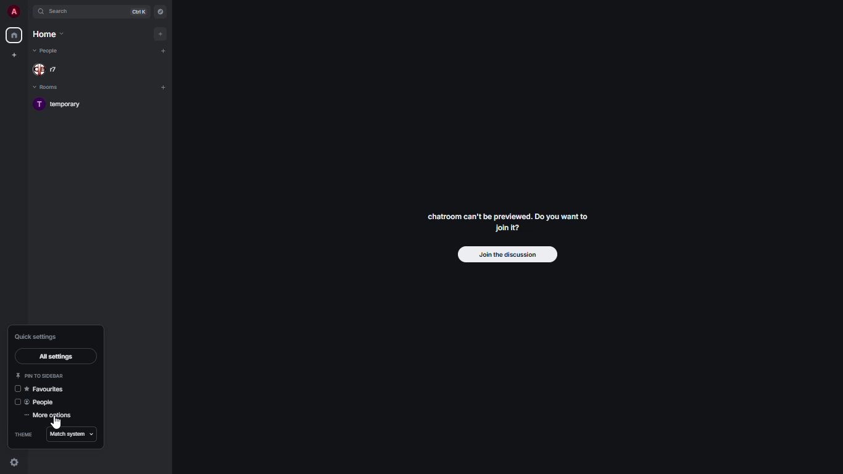 This screenshot has height=474, width=843. I want to click on theme, so click(24, 434).